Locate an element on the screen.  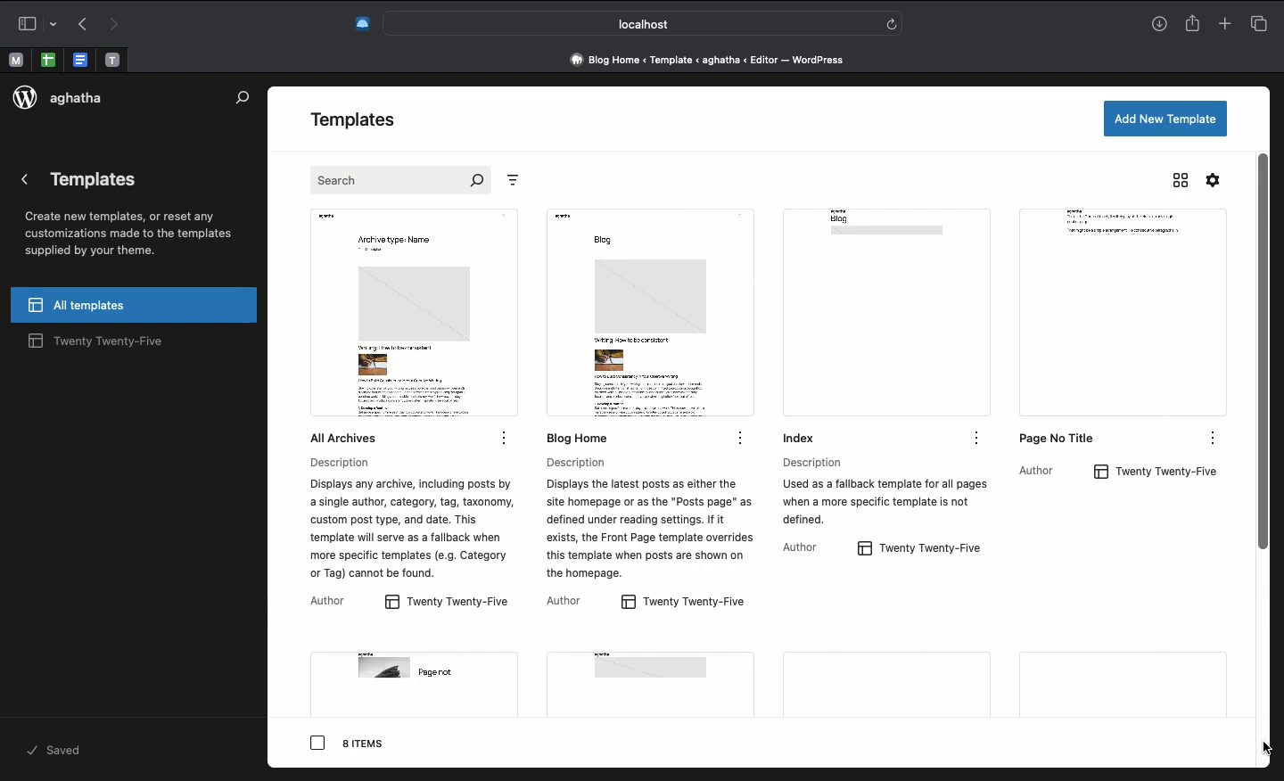
Scroll is located at coordinates (1260, 445).